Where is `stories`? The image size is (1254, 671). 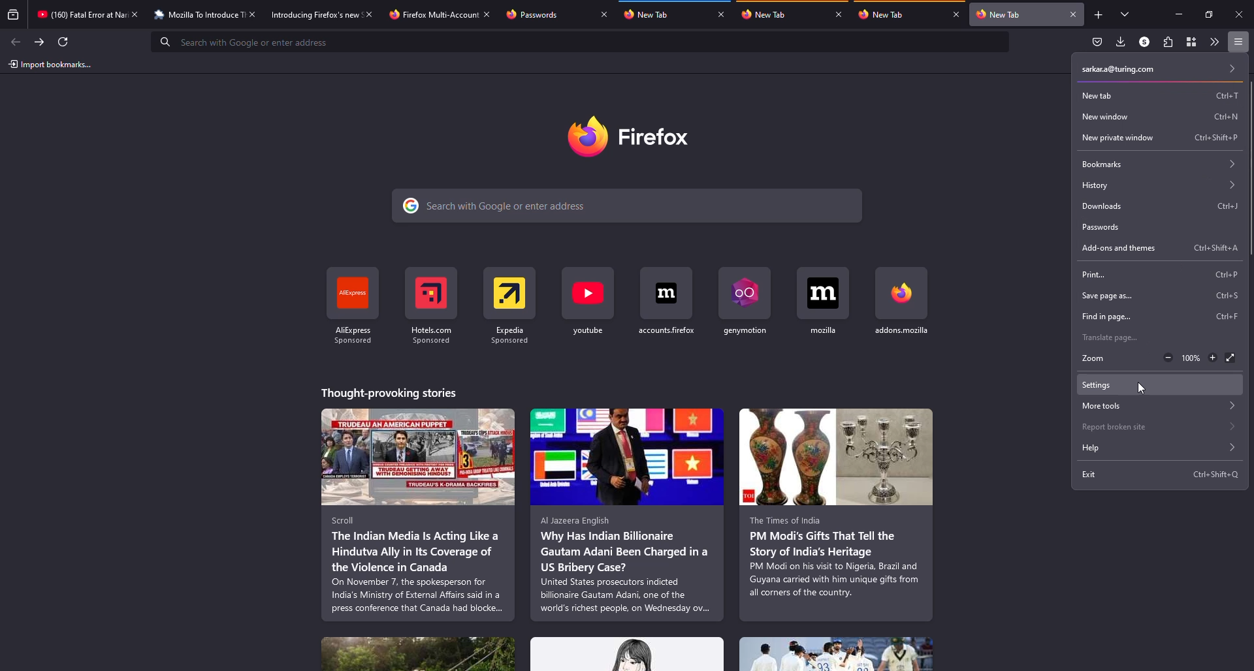
stories is located at coordinates (418, 654).